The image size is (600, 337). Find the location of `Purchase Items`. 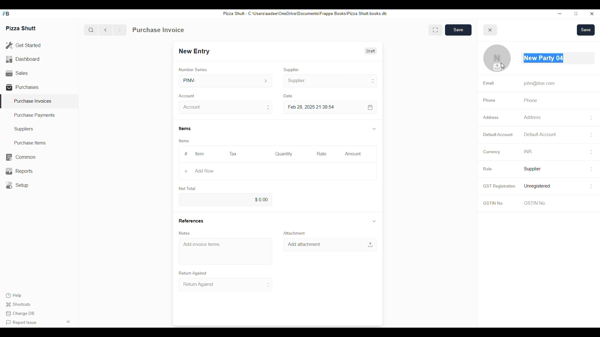

Purchase Items is located at coordinates (28, 143).